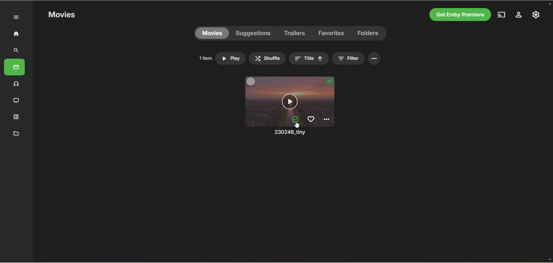 The height and width of the screenshot is (263, 553). What do you see at coordinates (16, 84) in the screenshot?
I see `music` at bounding box center [16, 84].